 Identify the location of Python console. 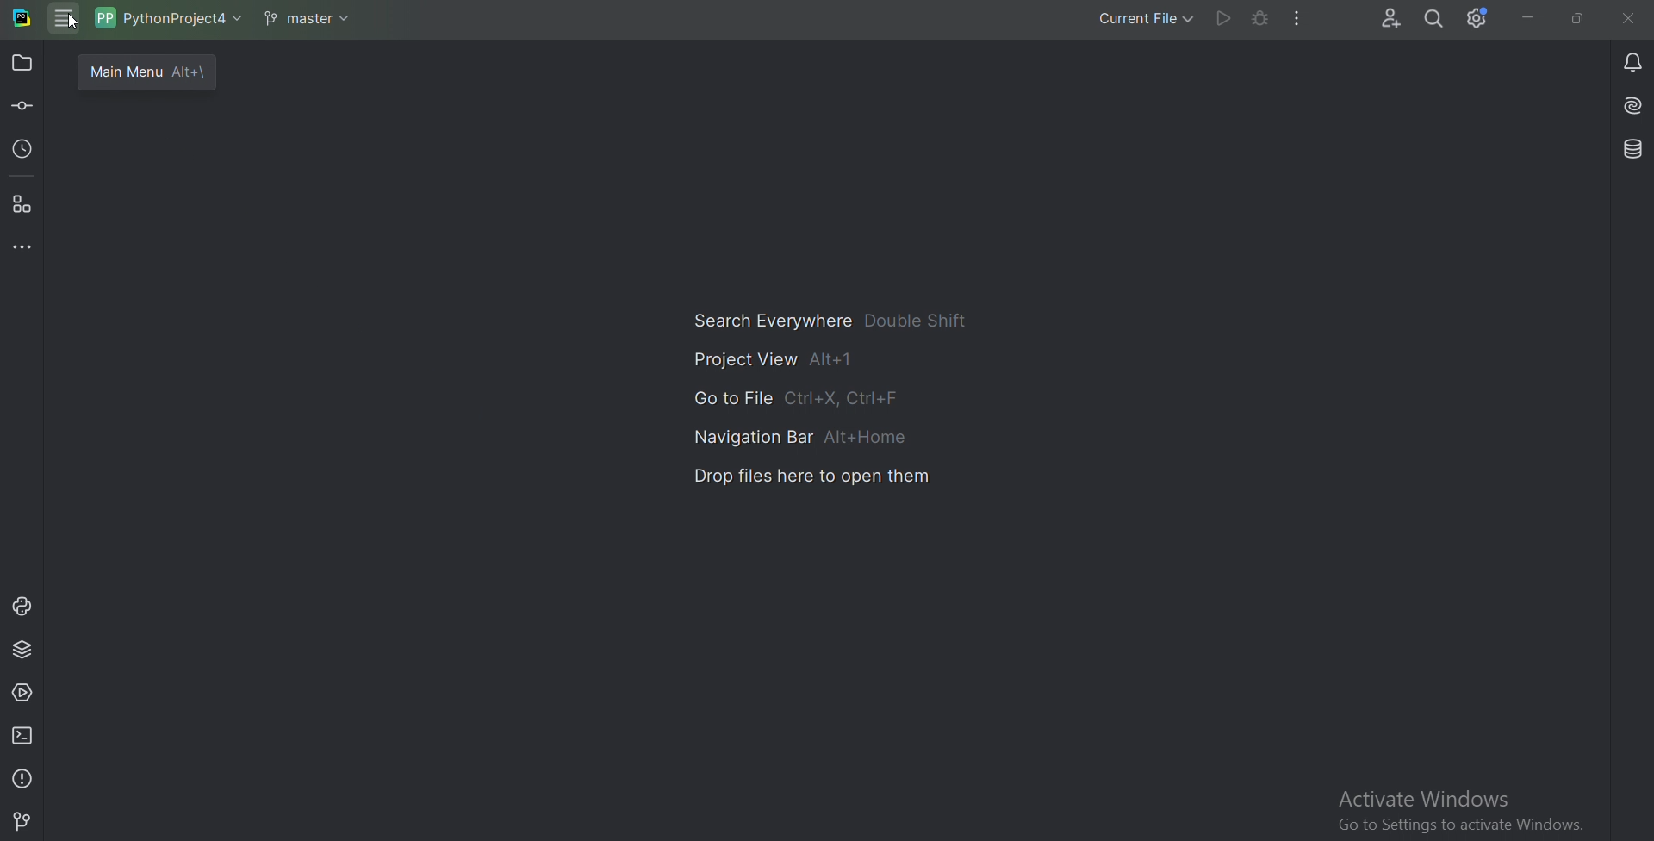
(22, 607).